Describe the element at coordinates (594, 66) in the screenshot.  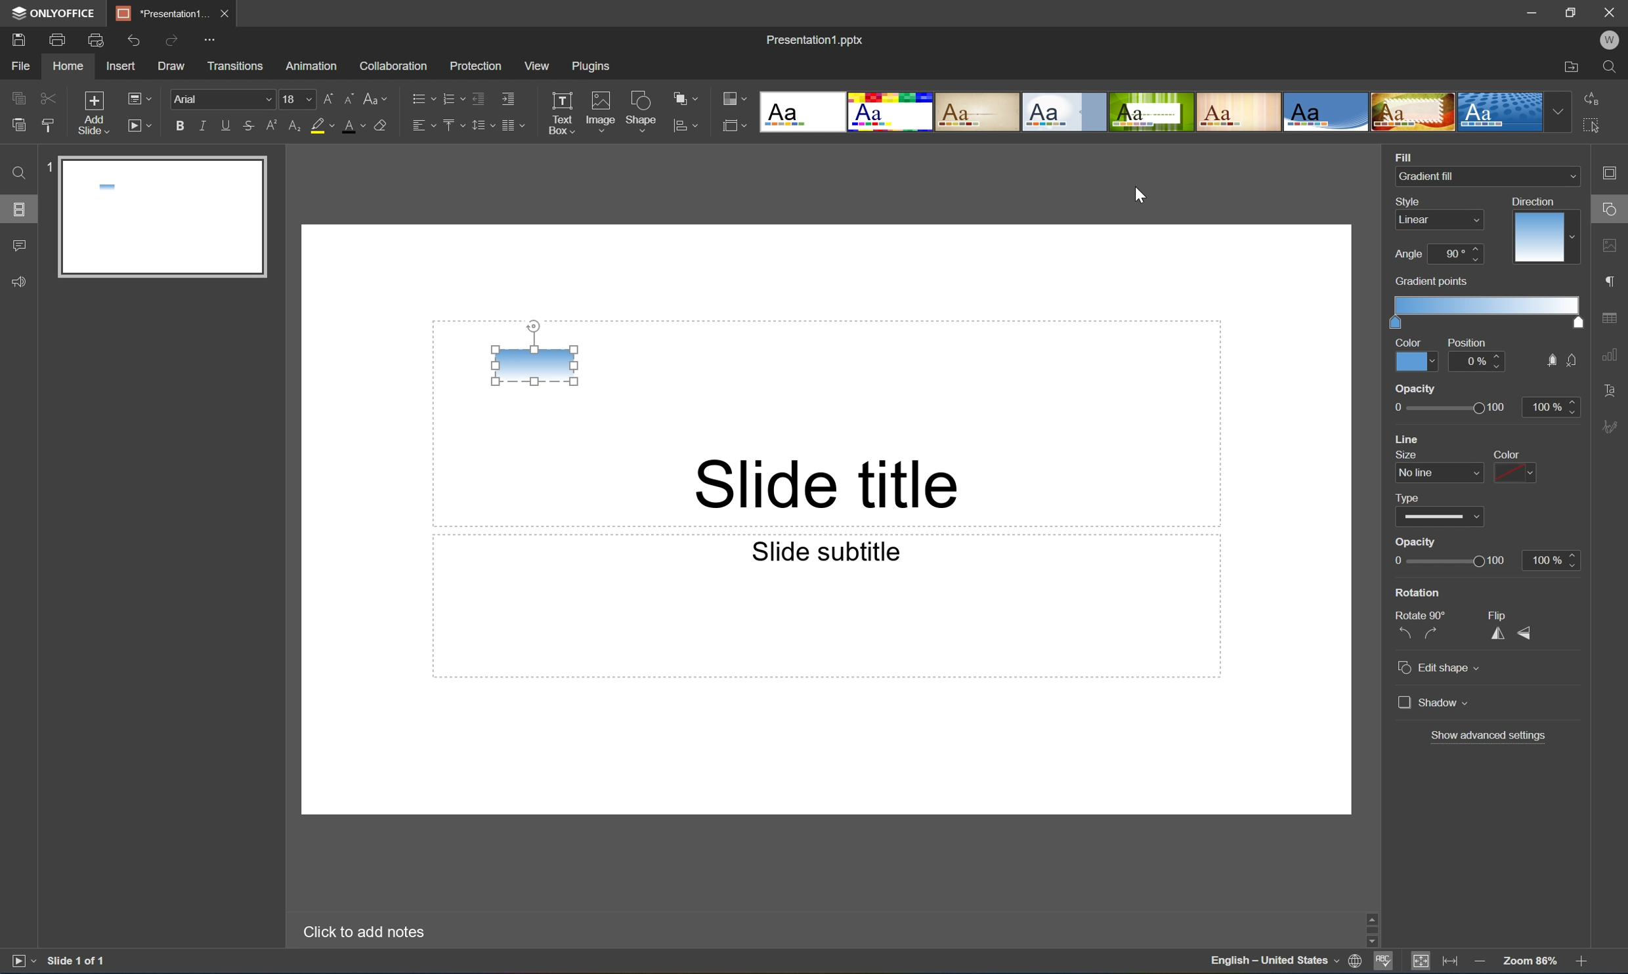
I see `Plugins` at that location.